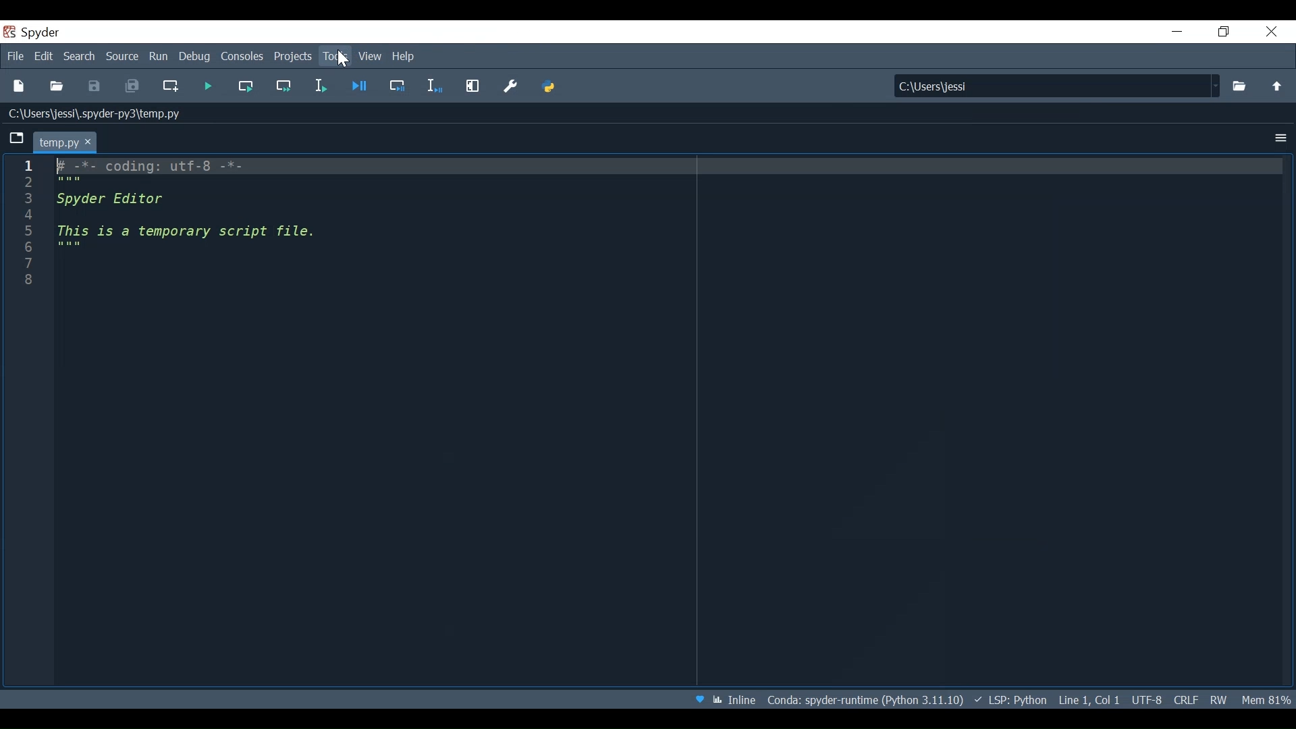  I want to click on Spyder Desktop Icon, so click(32, 33).